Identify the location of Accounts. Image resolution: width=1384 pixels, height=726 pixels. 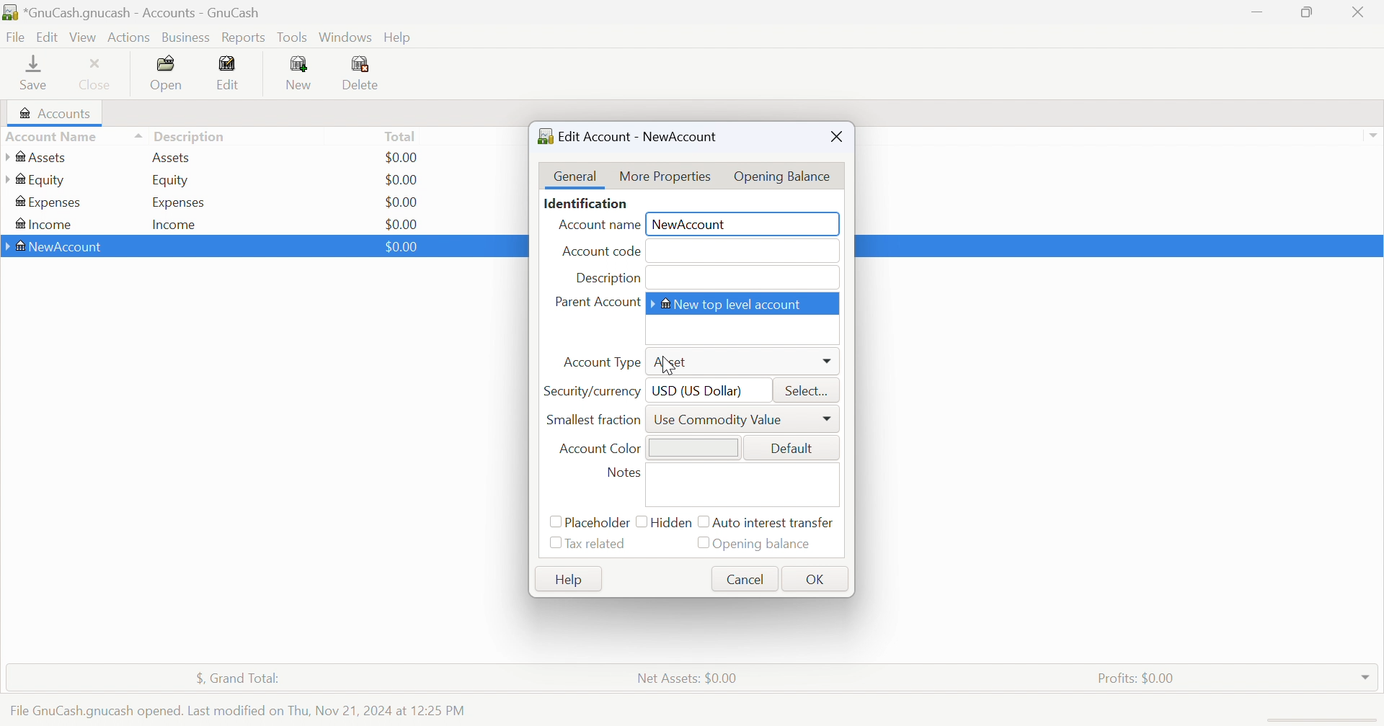
(53, 113).